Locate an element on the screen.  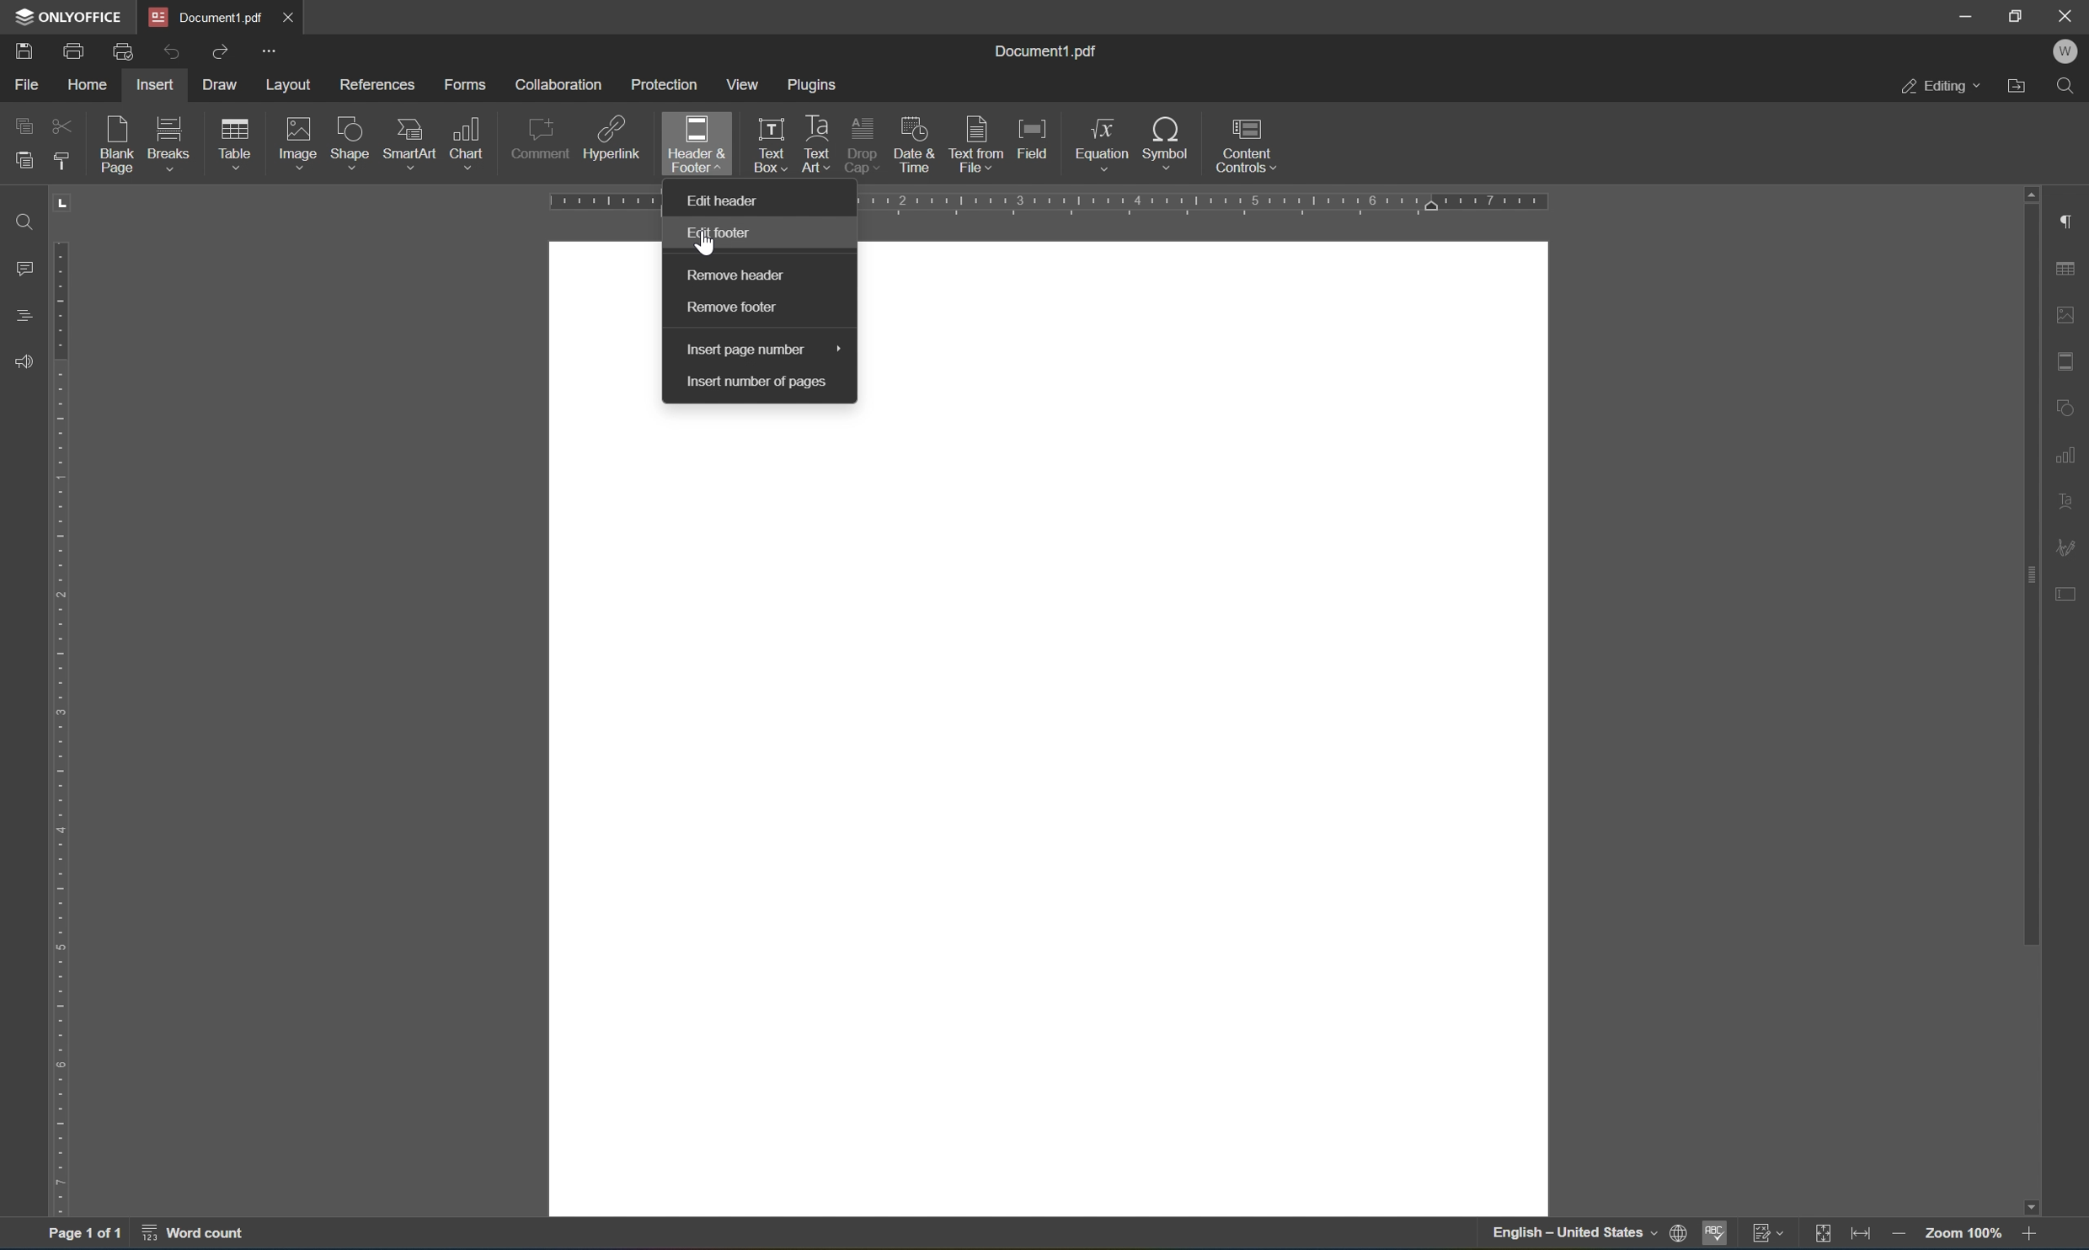
draw is located at coordinates (227, 85).